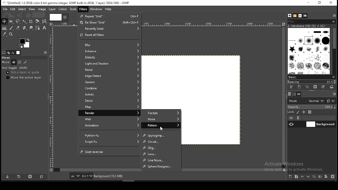 Image resolution: width=338 pixels, height=190 pixels. What do you see at coordinates (5, 63) in the screenshot?
I see `move` at bounding box center [5, 63].